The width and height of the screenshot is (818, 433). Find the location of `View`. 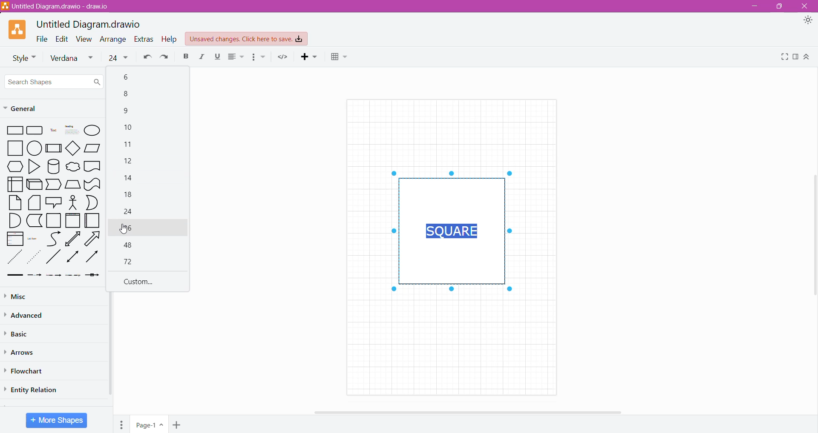

View is located at coordinates (86, 39).